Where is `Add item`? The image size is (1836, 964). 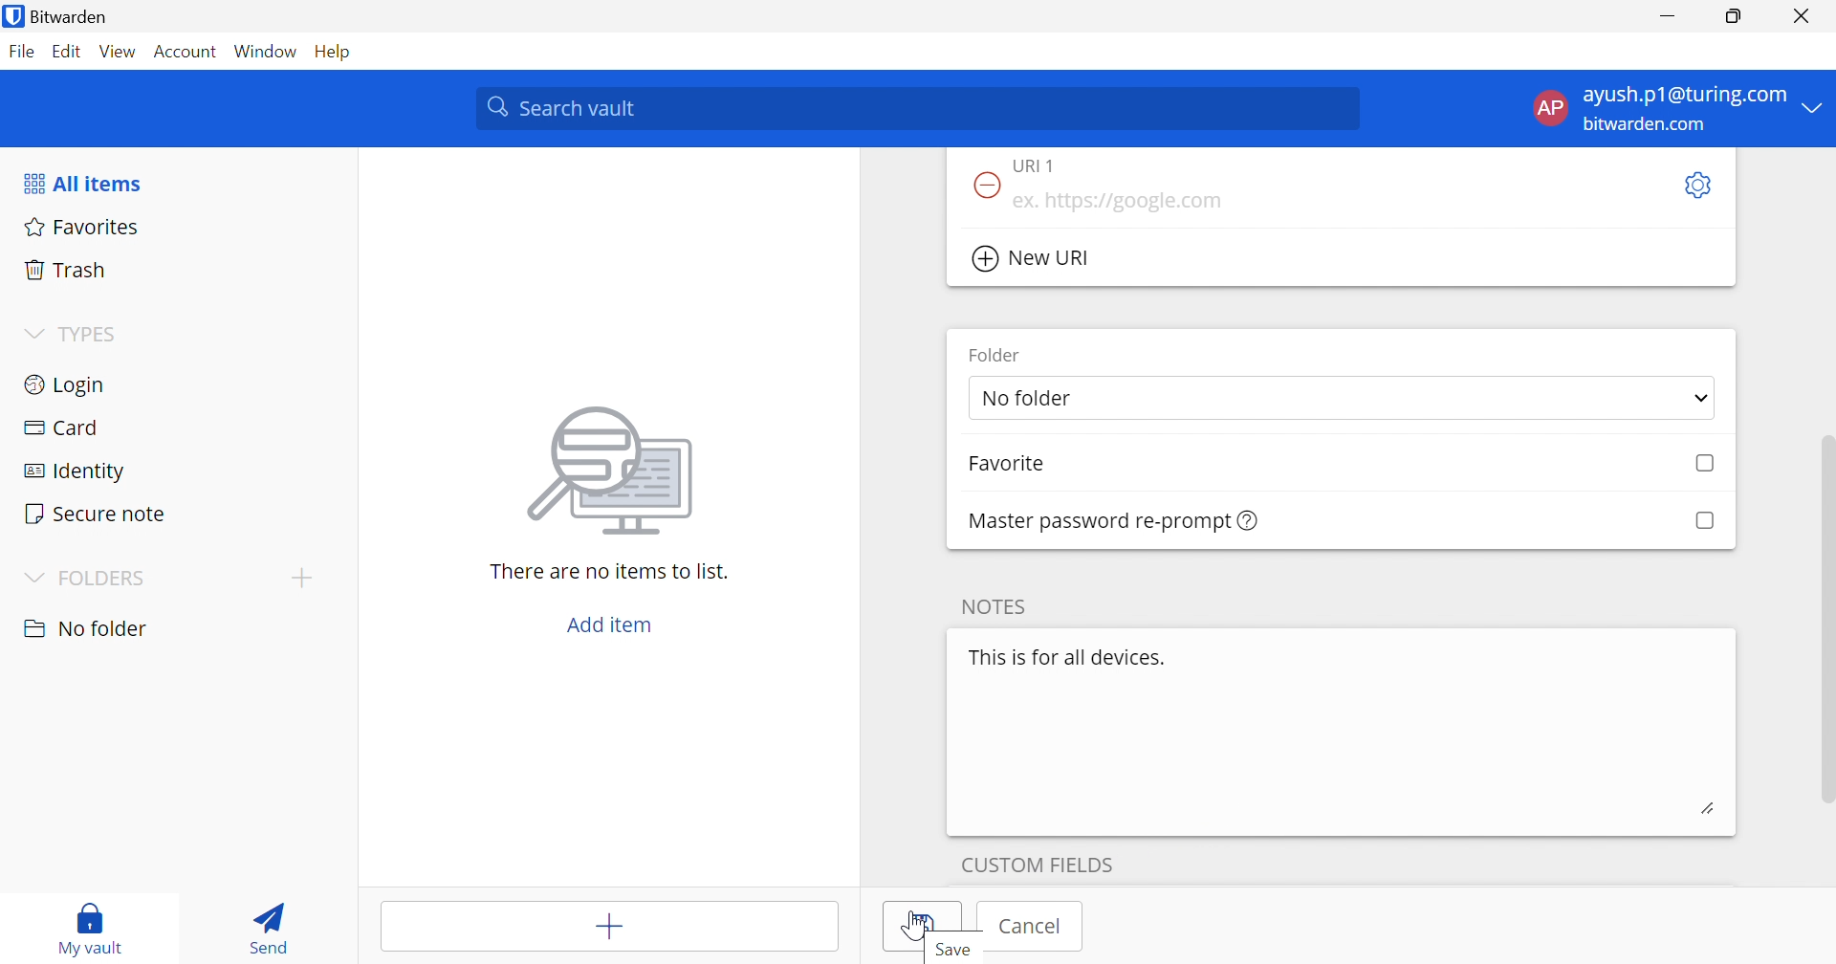
Add item is located at coordinates (610, 624).